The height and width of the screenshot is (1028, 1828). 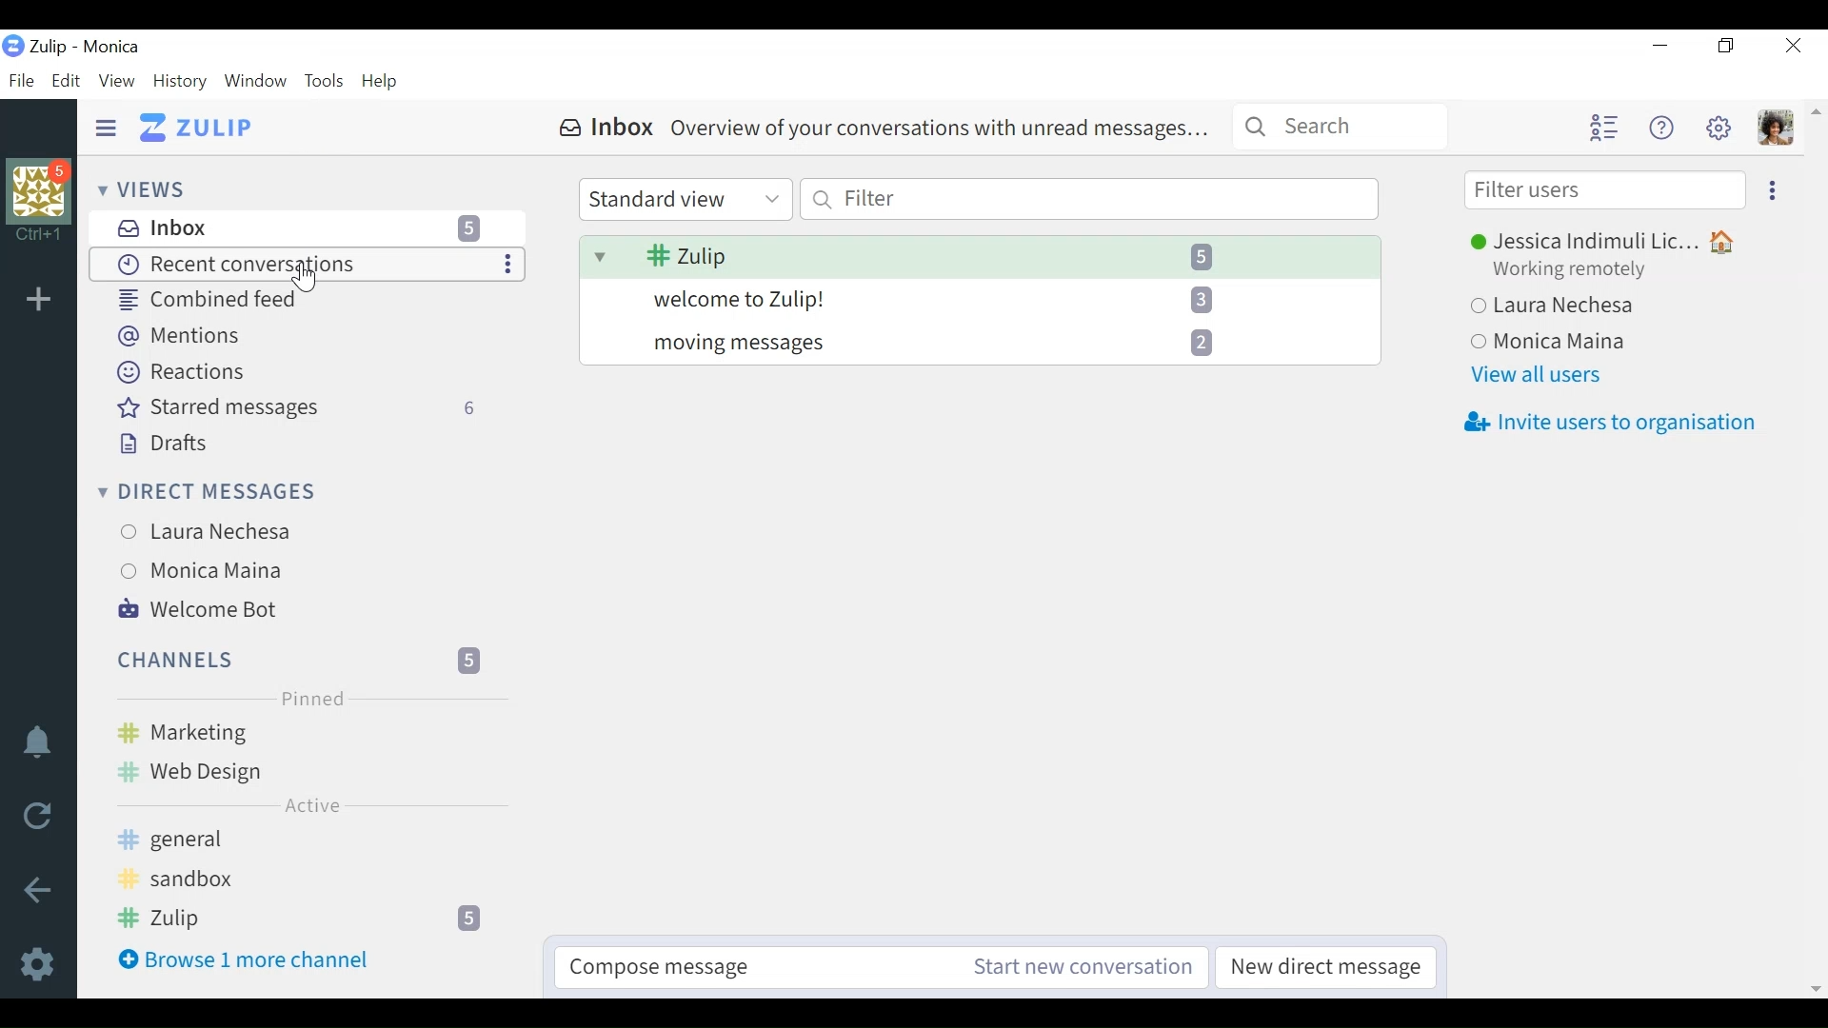 What do you see at coordinates (509, 265) in the screenshot?
I see `Ellipsis` at bounding box center [509, 265].